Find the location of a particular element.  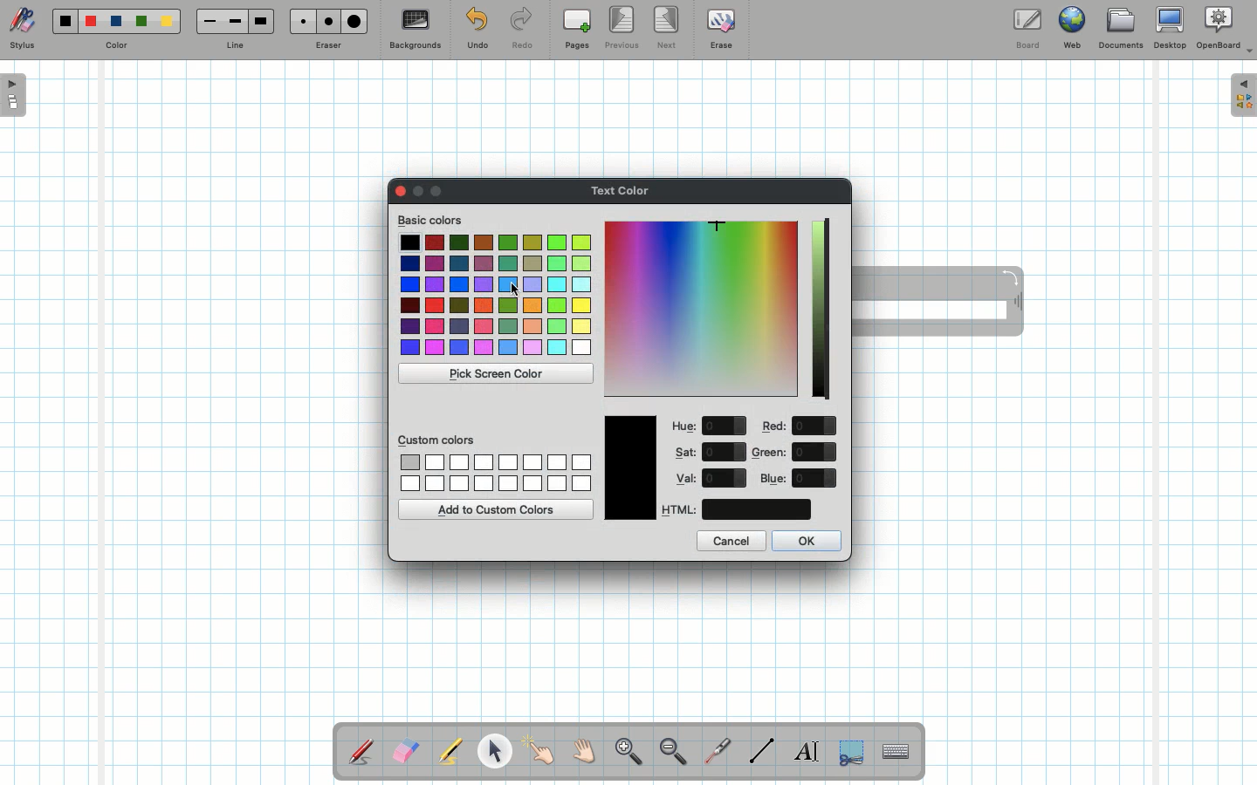

Stylus is located at coordinates (362, 751).